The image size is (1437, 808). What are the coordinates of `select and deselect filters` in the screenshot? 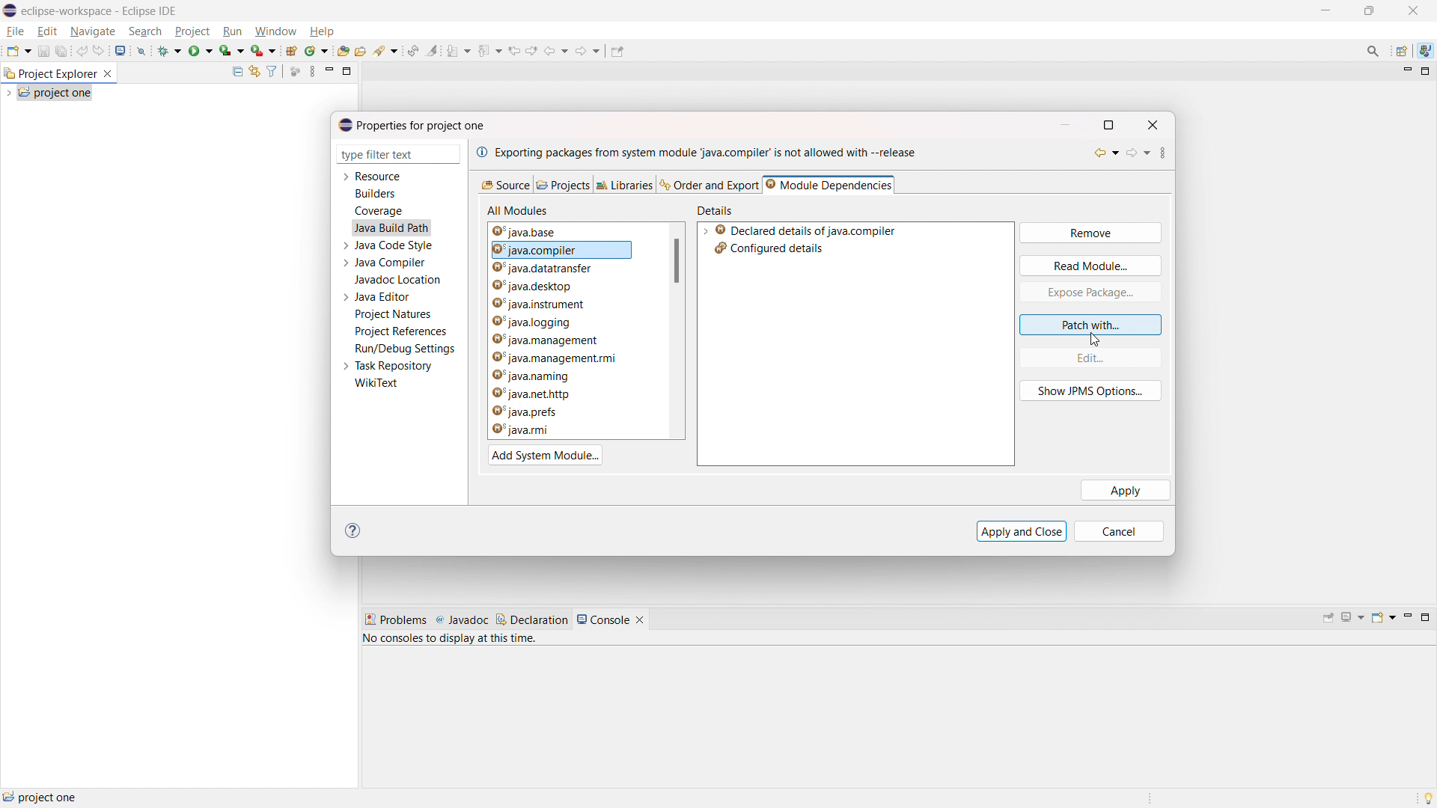 It's located at (272, 72).